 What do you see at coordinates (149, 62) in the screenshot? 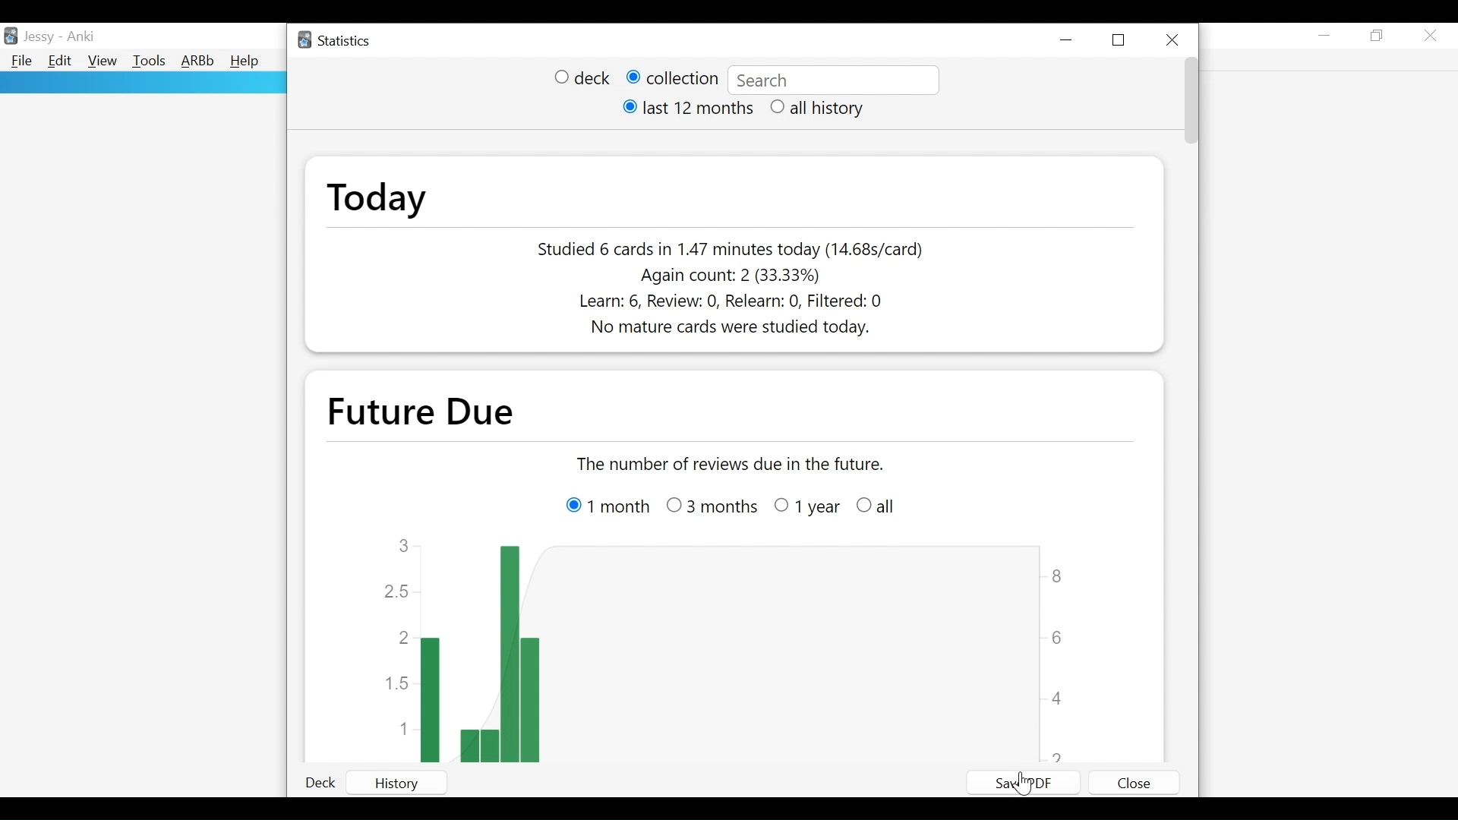
I see `Tools` at bounding box center [149, 62].